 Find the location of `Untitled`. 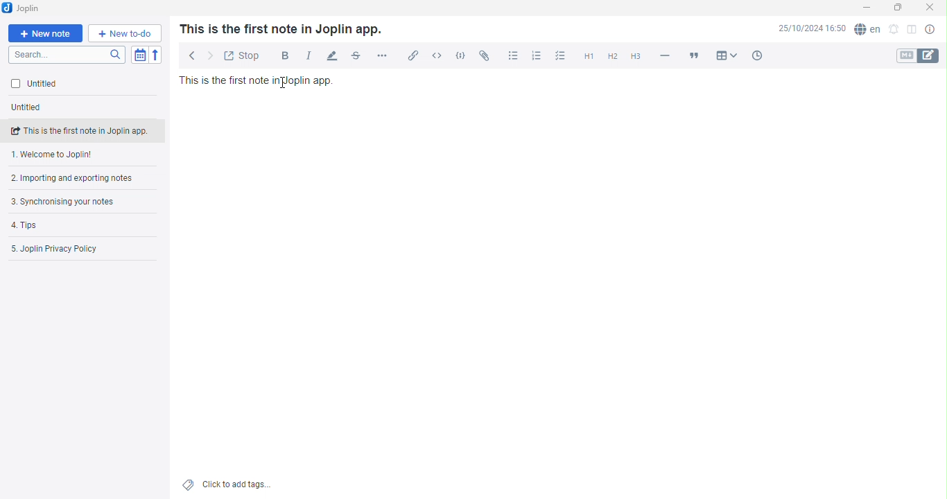

Untitled is located at coordinates (65, 85).